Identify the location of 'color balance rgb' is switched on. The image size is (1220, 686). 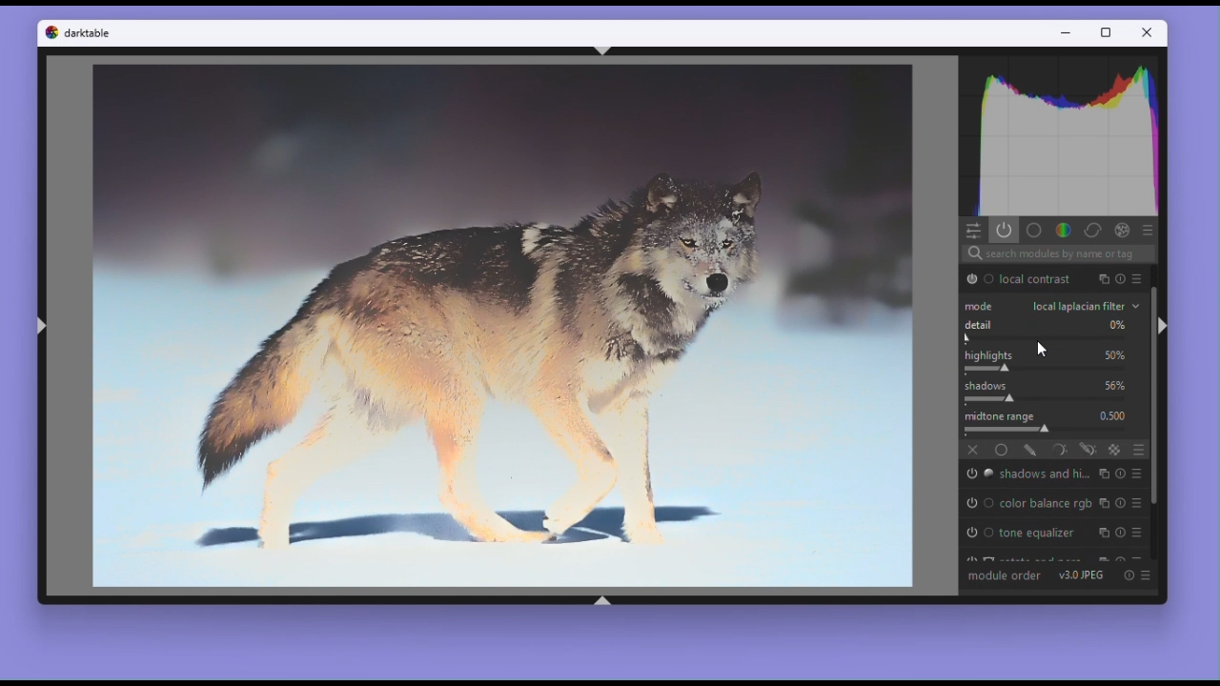
(979, 504).